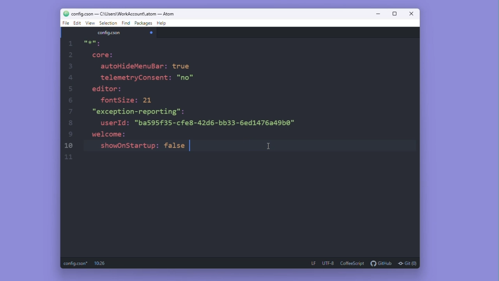  I want to click on Close, so click(412, 15).